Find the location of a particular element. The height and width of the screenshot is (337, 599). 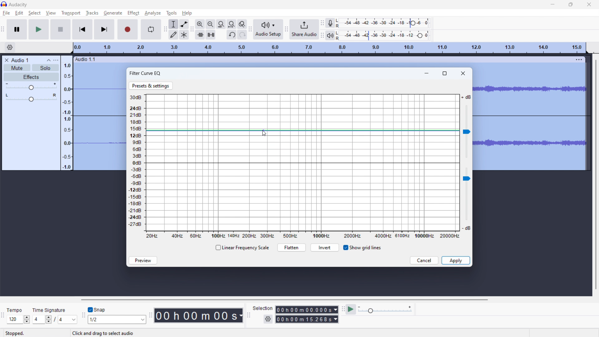

redo is located at coordinates (242, 35).